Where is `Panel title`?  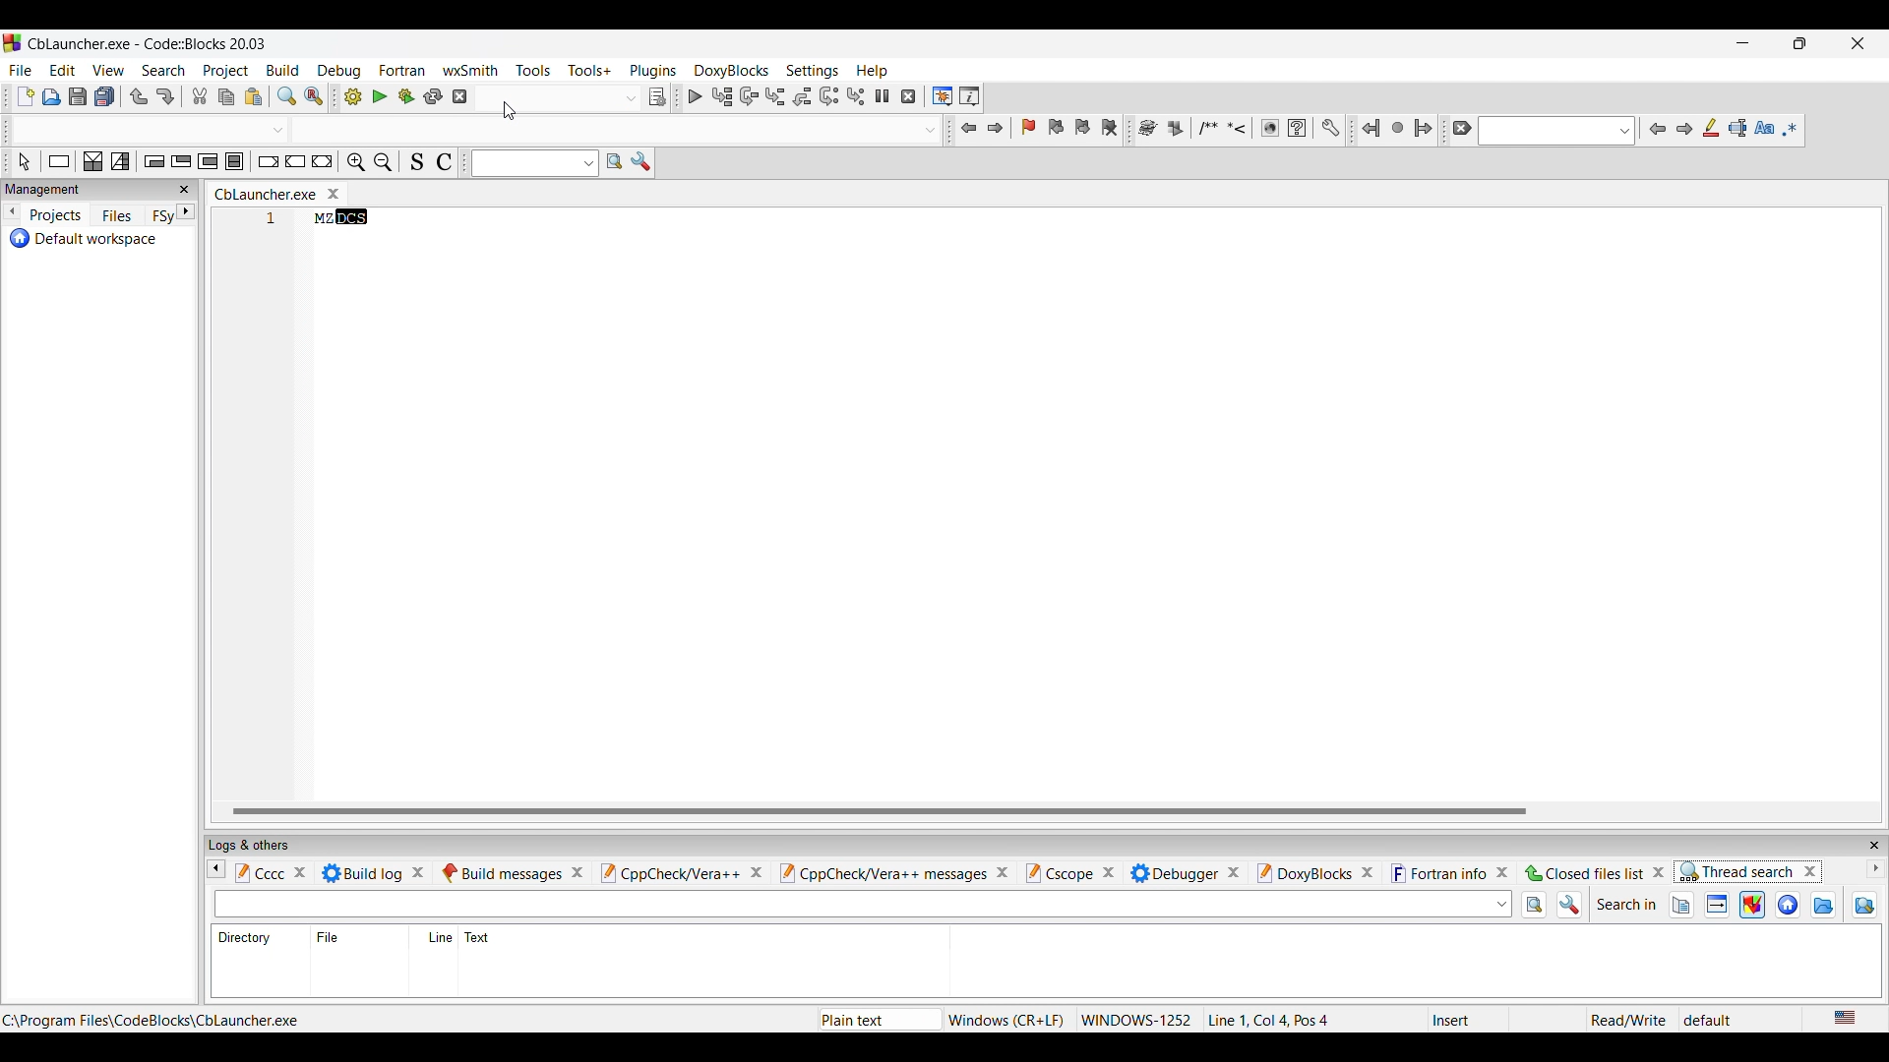
Panel title is located at coordinates (249, 846).